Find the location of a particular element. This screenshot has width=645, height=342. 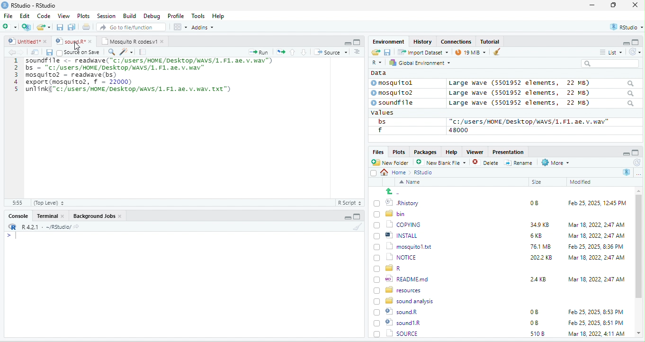

Code is located at coordinates (44, 16).